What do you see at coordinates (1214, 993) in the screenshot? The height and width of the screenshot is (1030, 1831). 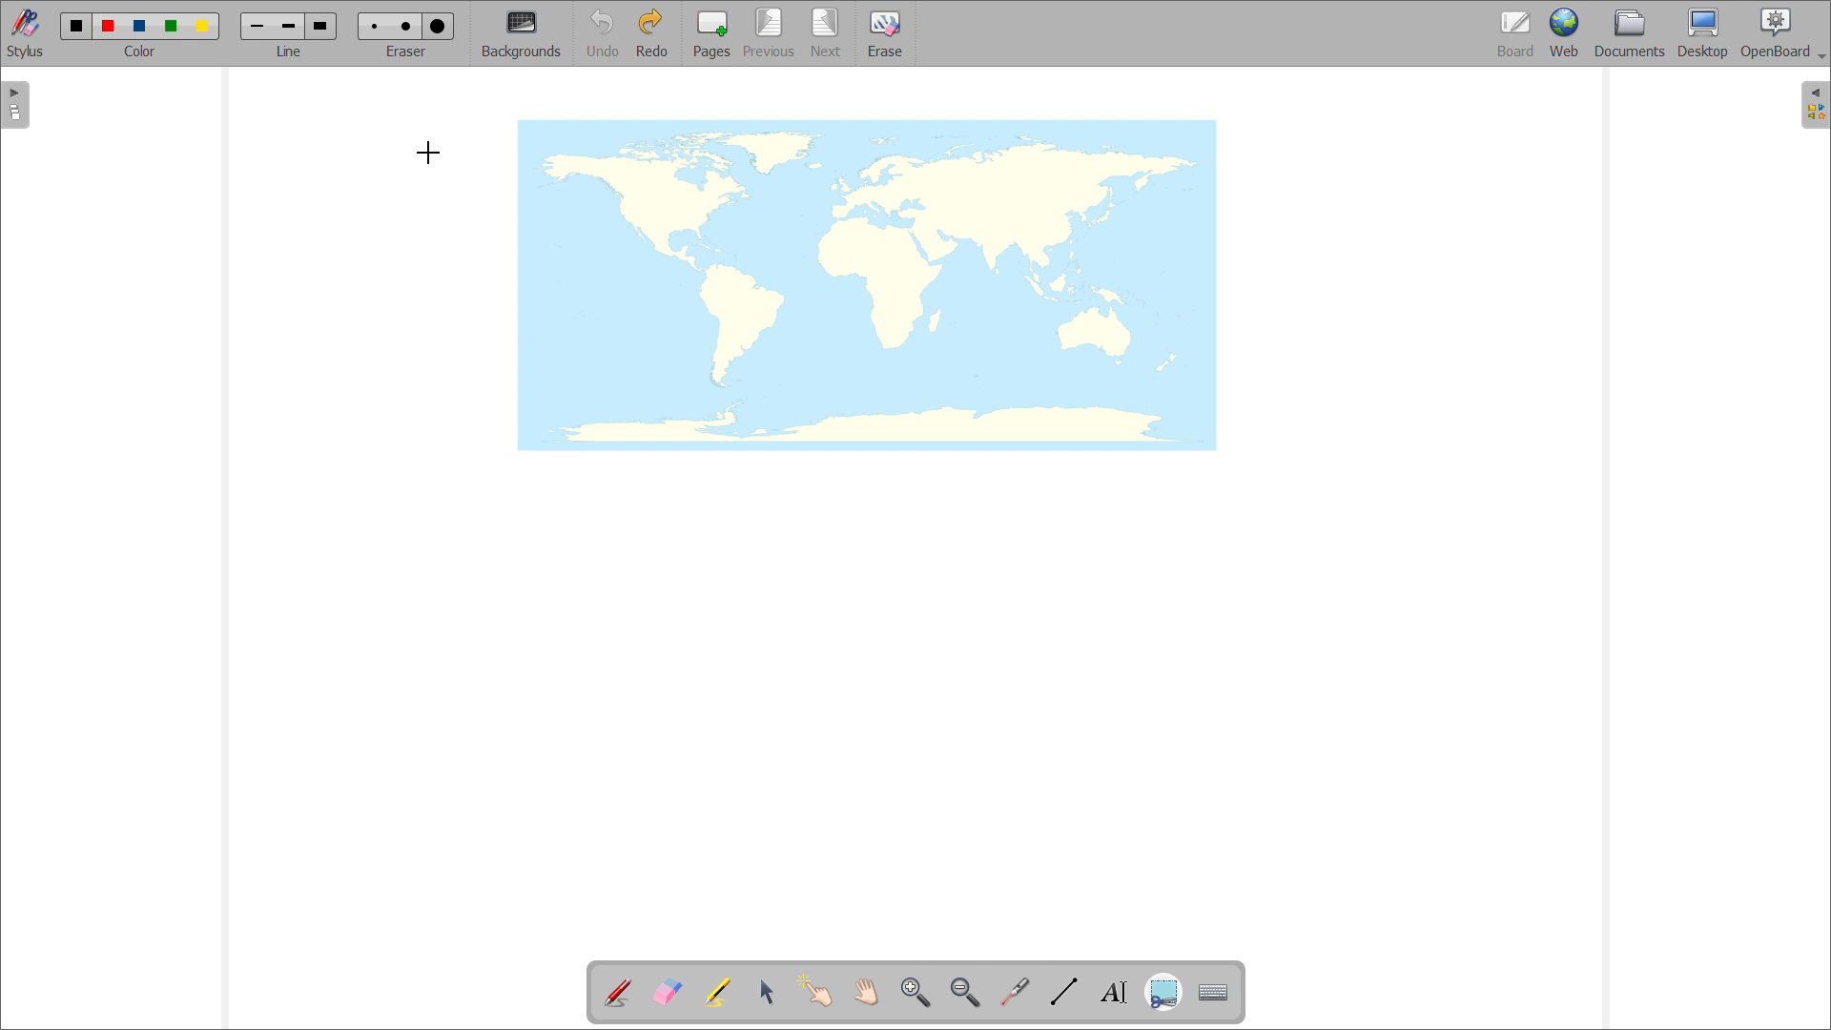 I see `virtual keyboard` at bounding box center [1214, 993].